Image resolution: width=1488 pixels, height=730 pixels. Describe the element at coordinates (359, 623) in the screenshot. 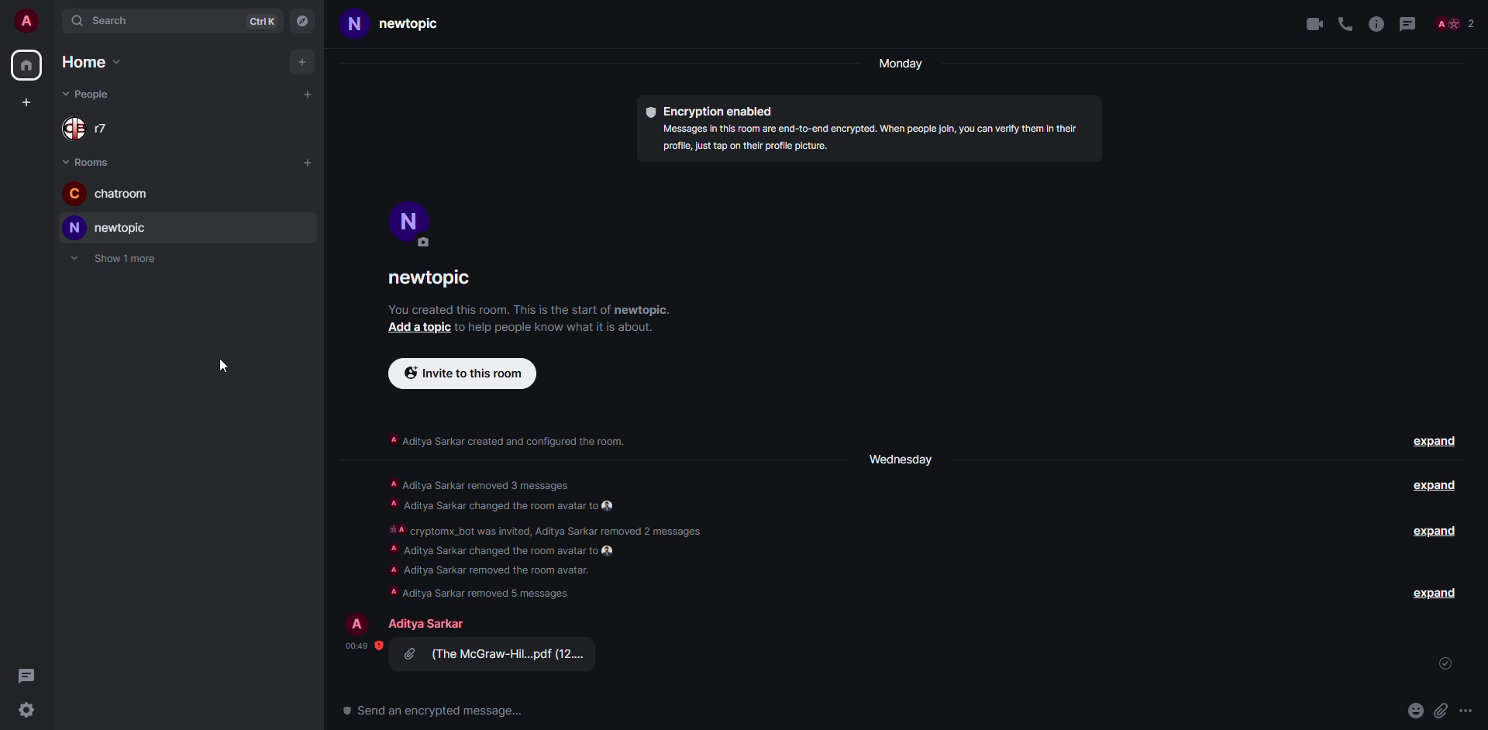

I see `profile` at that location.